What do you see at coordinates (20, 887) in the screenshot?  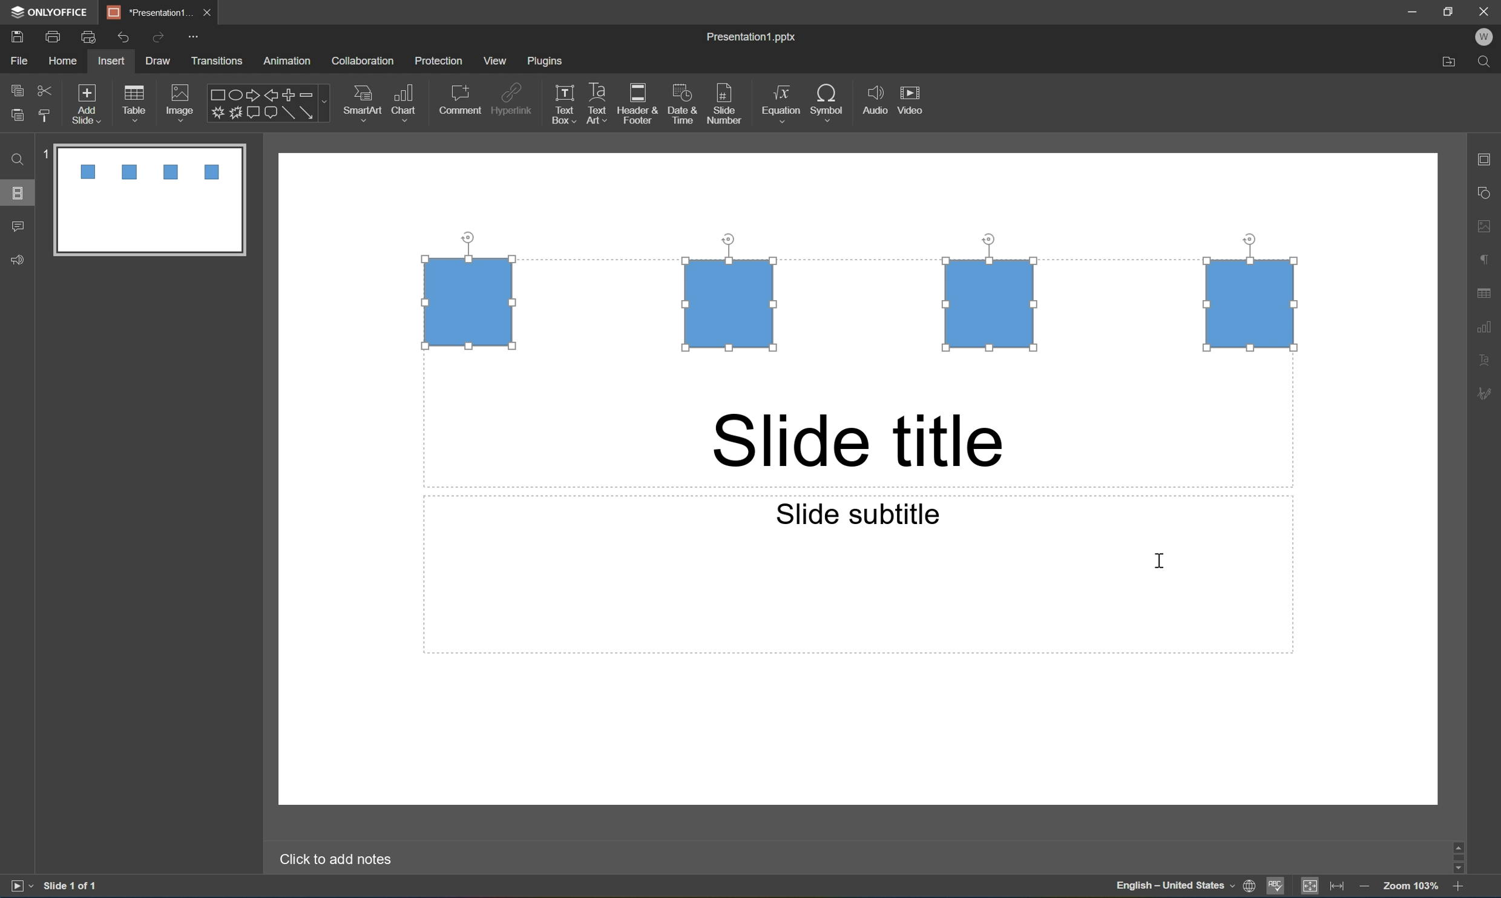 I see `start slideshow` at bounding box center [20, 887].